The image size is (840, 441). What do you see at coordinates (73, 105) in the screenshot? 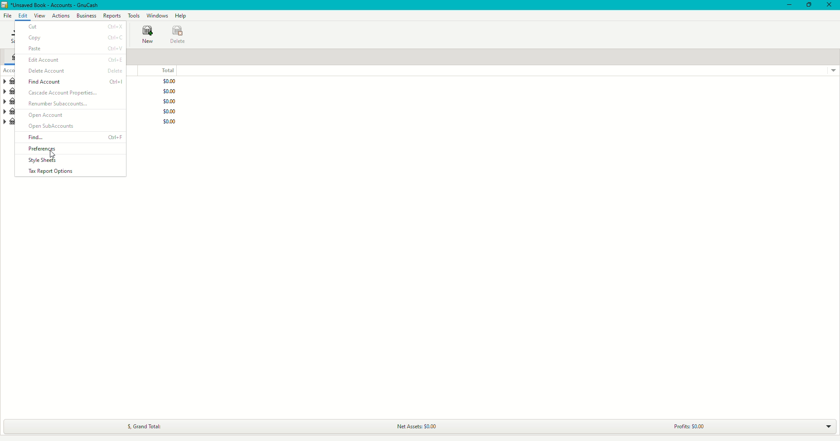
I see `Renumber subaccounts` at bounding box center [73, 105].